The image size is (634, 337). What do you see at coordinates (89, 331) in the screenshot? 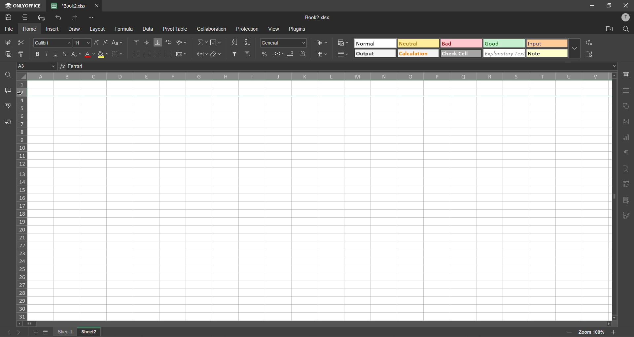
I see `sheet 13` at bounding box center [89, 331].